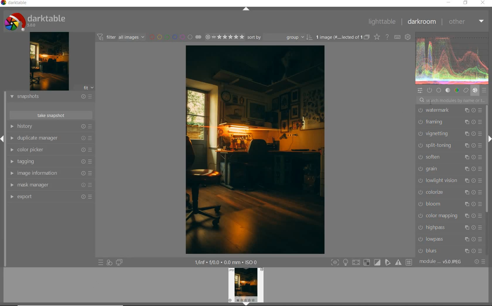  I want to click on darkroom, so click(424, 22).